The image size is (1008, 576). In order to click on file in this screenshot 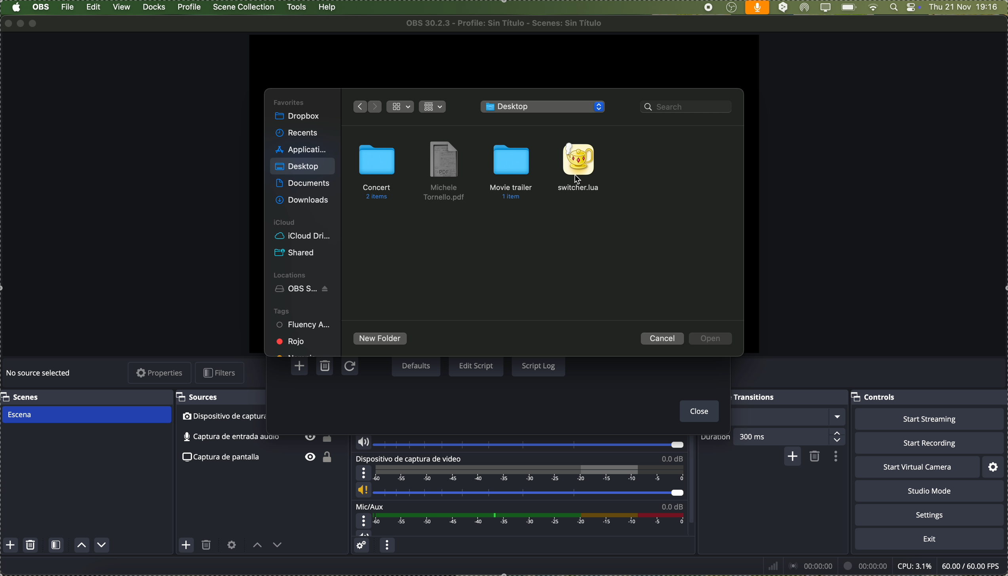, I will do `click(445, 172)`.